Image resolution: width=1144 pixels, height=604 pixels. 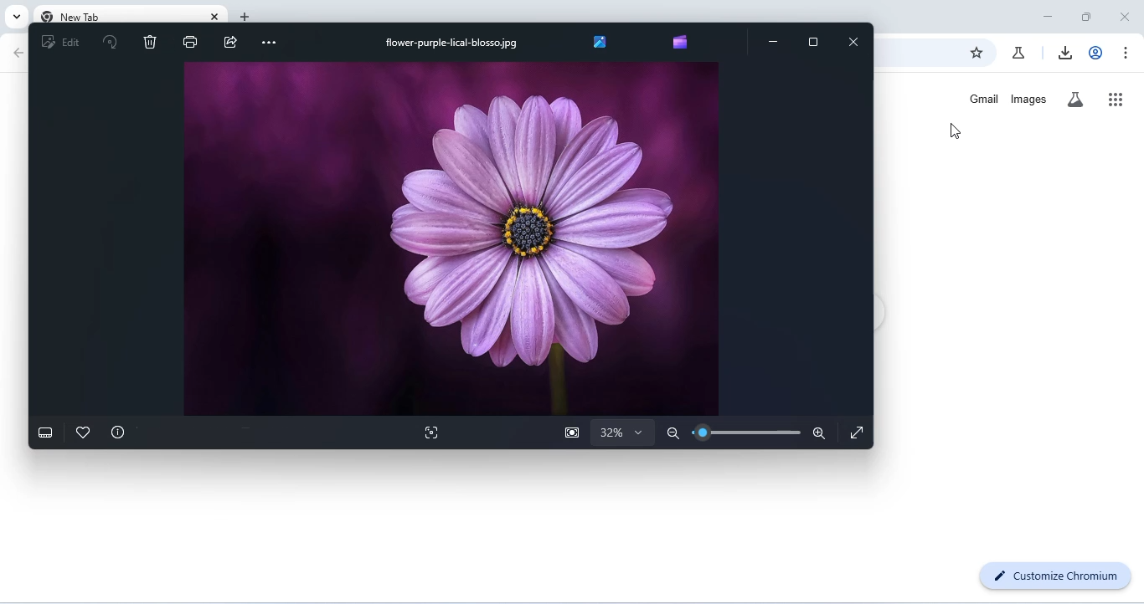 What do you see at coordinates (1075, 100) in the screenshot?
I see `search labs` at bounding box center [1075, 100].